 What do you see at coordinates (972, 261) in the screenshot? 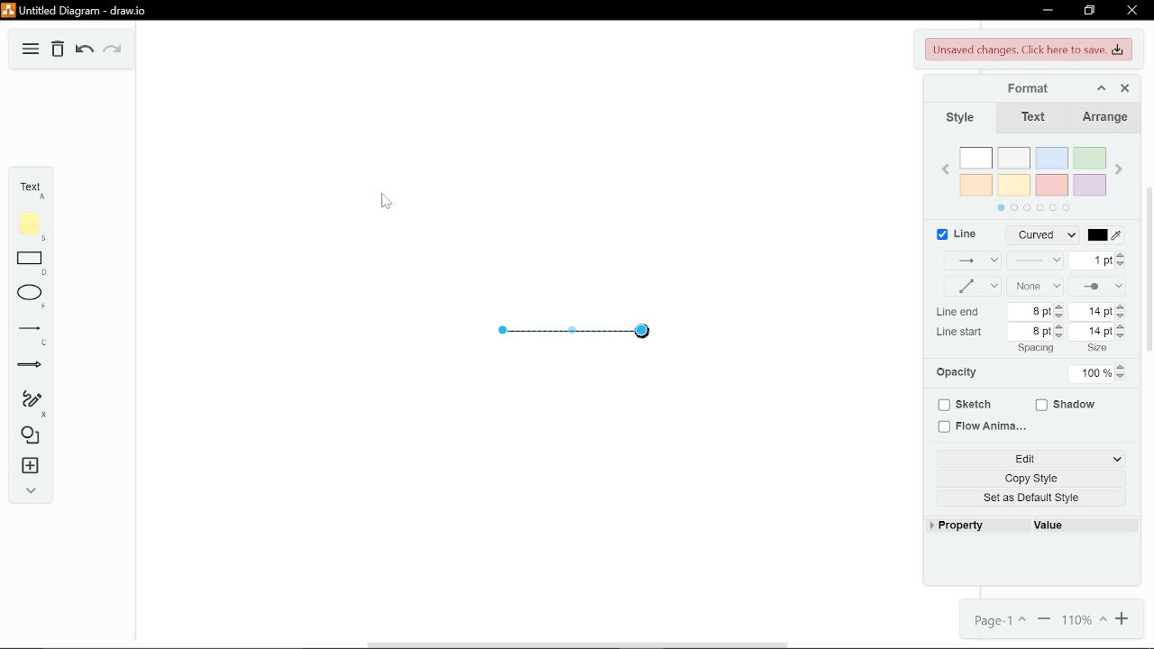
I see `Connection` at bounding box center [972, 261].